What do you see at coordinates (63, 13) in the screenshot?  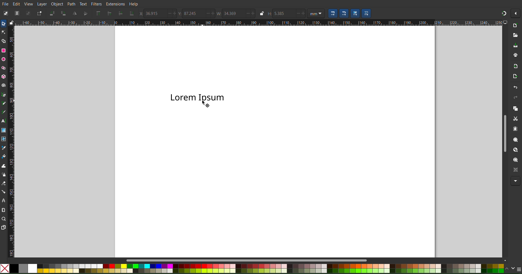 I see `Rotate CW` at bounding box center [63, 13].